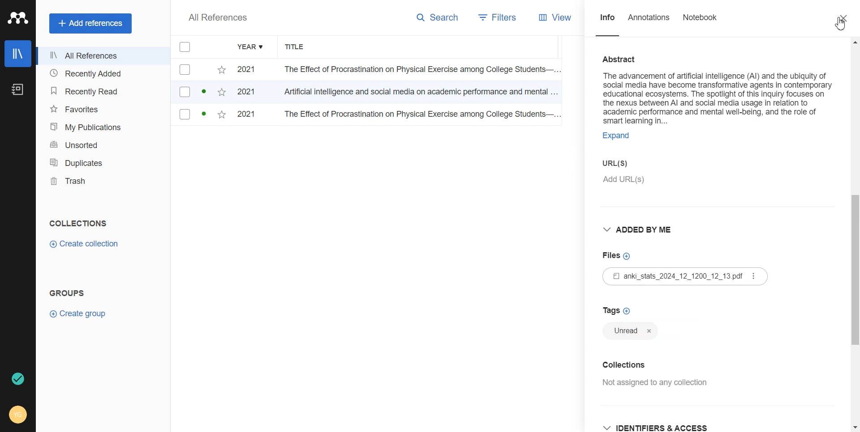 The height and width of the screenshot is (432, 860). I want to click on Recently added, so click(102, 74).